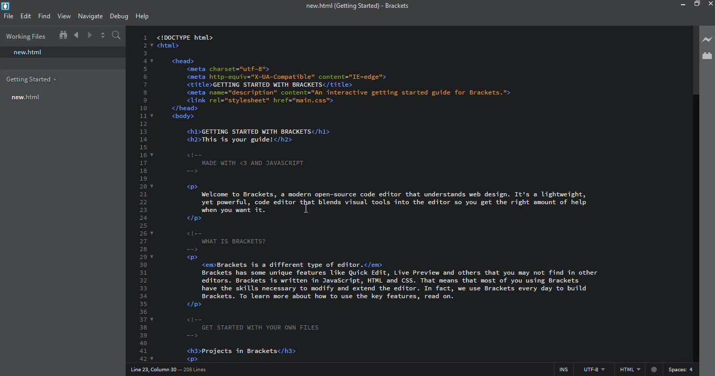  I want to click on show in file tree, so click(63, 34).